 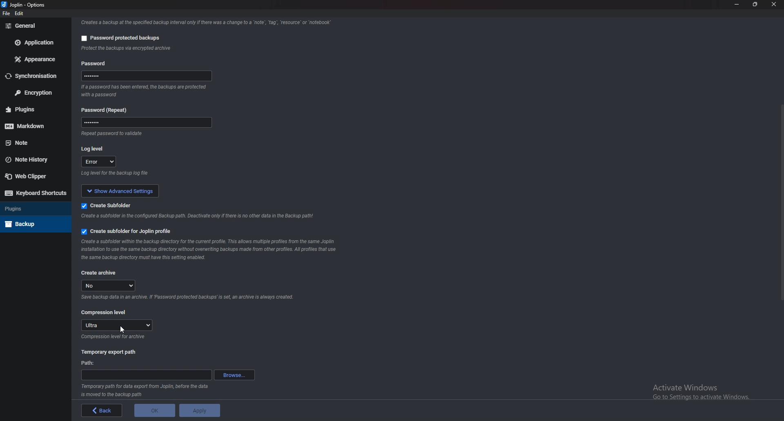 I want to click on create subfolder, so click(x=108, y=205).